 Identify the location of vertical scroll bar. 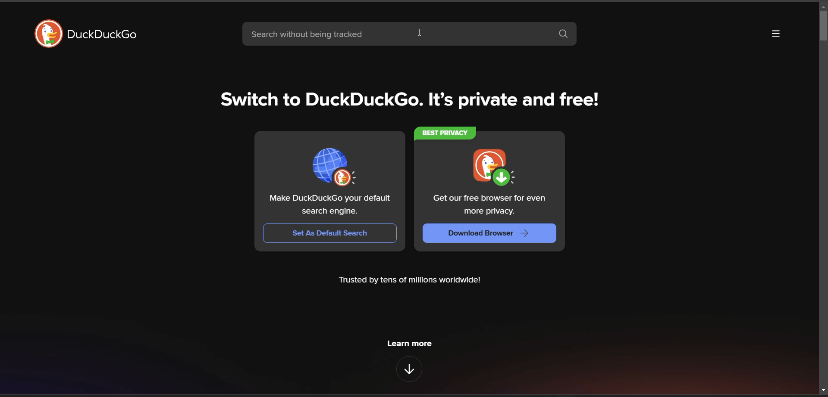
(823, 25).